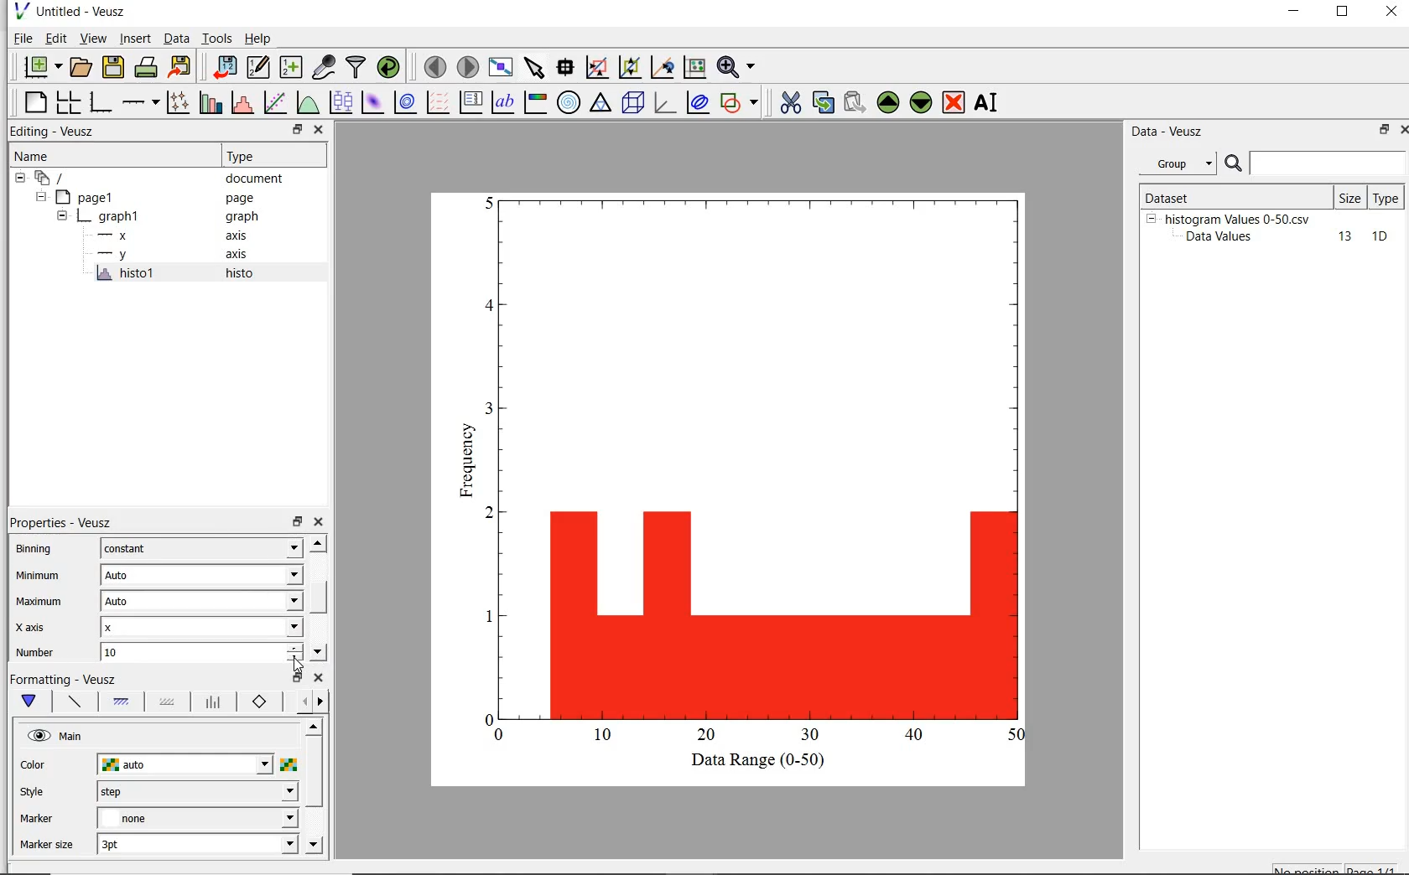 Image resolution: width=1409 pixels, height=875 pixels. What do you see at coordinates (201, 627) in the screenshot?
I see `x` at bounding box center [201, 627].